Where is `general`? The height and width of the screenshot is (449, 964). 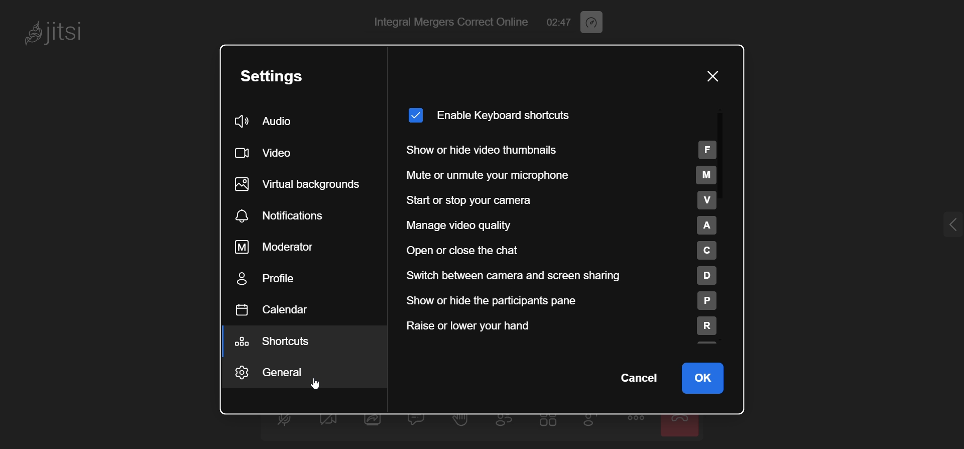
general is located at coordinates (274, 371).